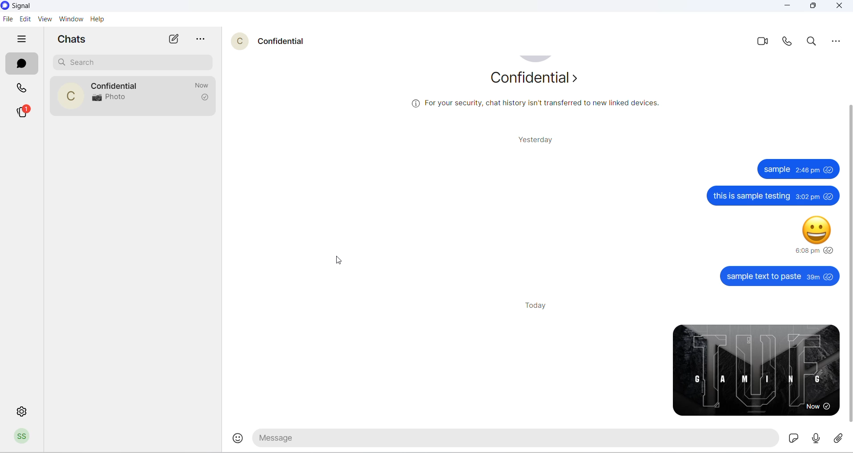 Image resolution: width=853 pixels, height=453 pixels. Describe the element at coordinates (789, 44) in the screenshot. I see `voice call` at that location.